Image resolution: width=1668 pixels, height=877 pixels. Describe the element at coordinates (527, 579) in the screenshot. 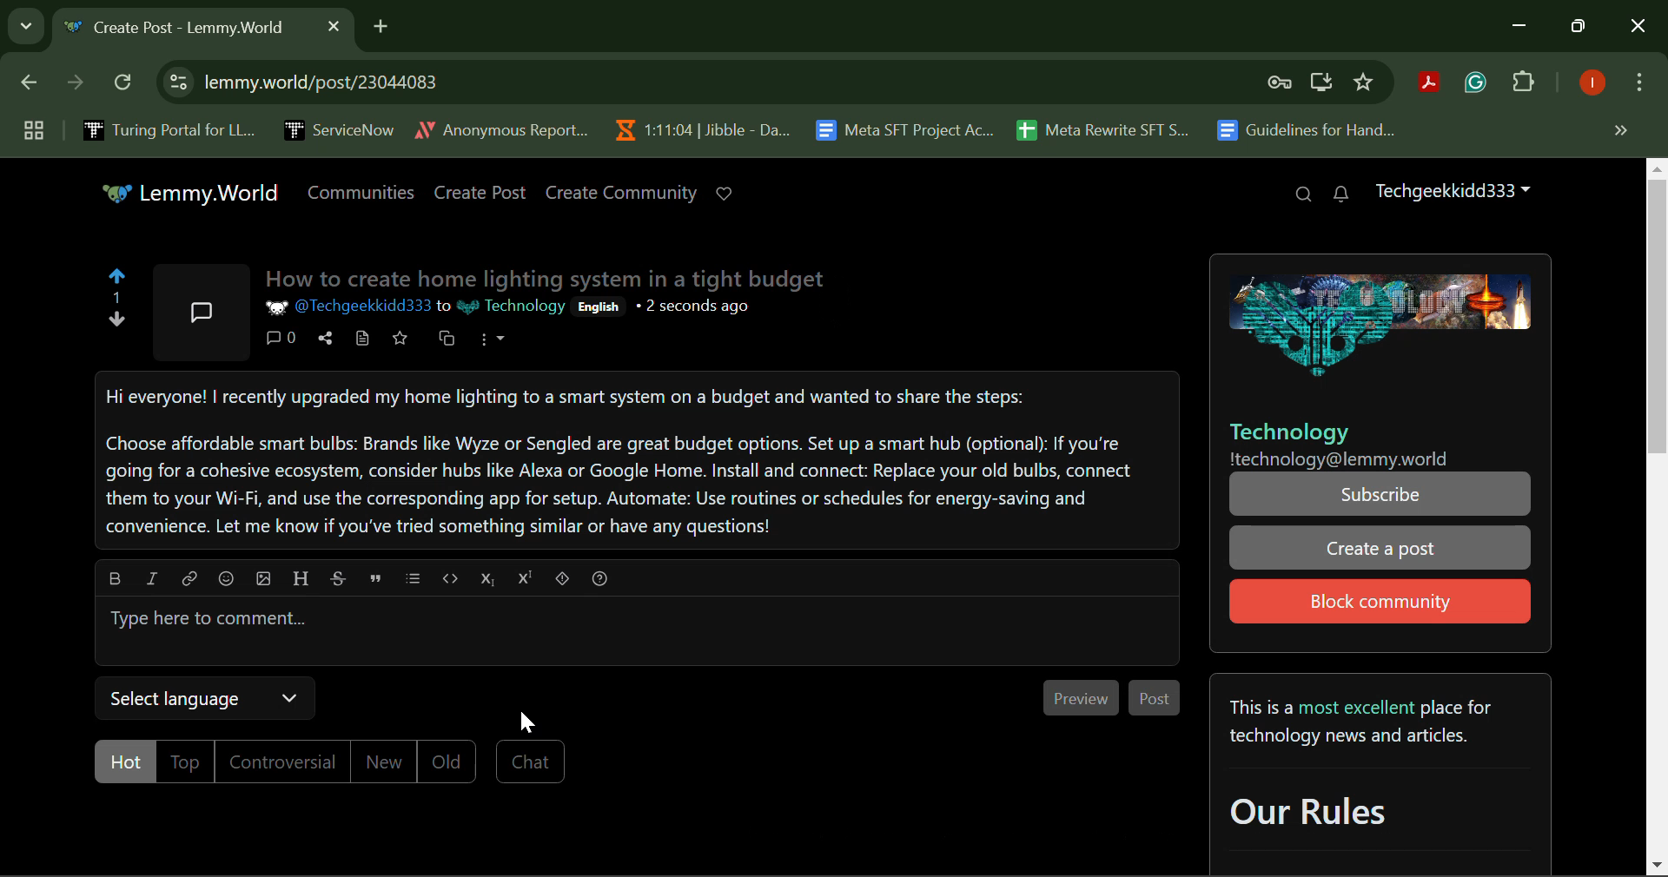

I see `superscript` at that location.